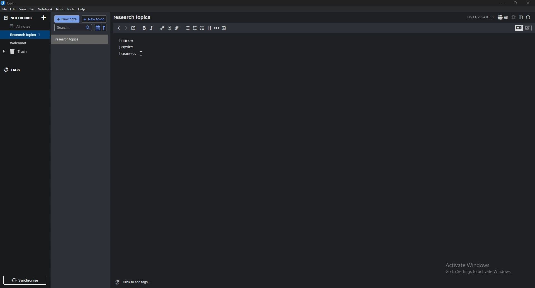 Image resolution: width=535 pixels, height=288 pixels. I want to click on resize, so click(515, 3).